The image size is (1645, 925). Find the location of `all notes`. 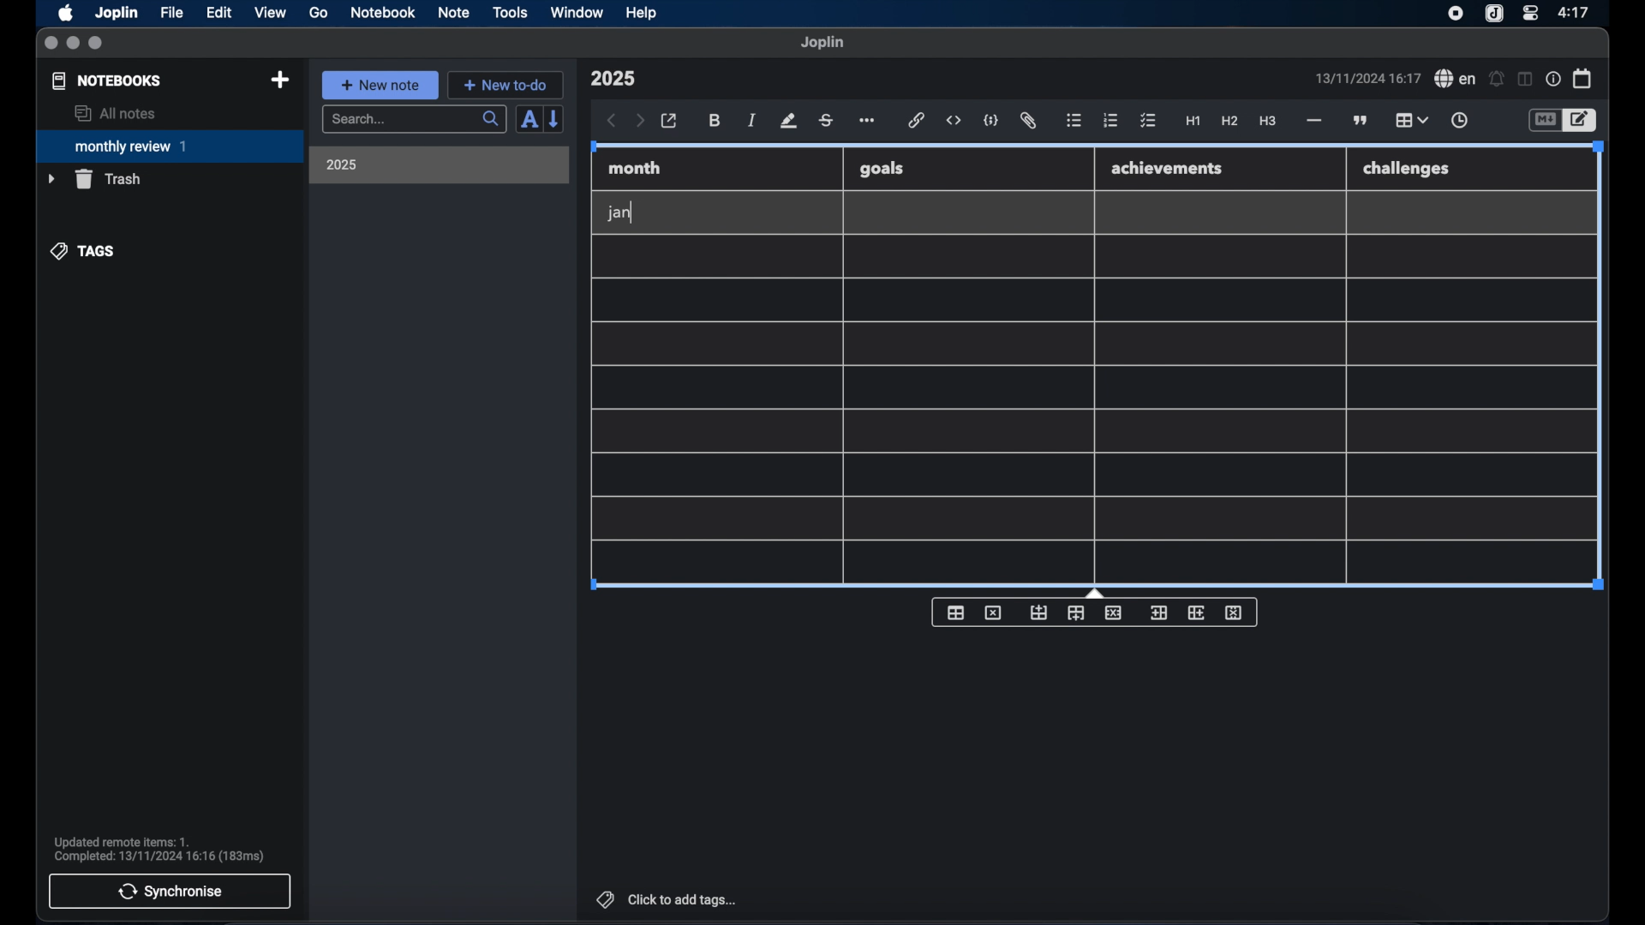

all notes is located at coordinates (115, 113).